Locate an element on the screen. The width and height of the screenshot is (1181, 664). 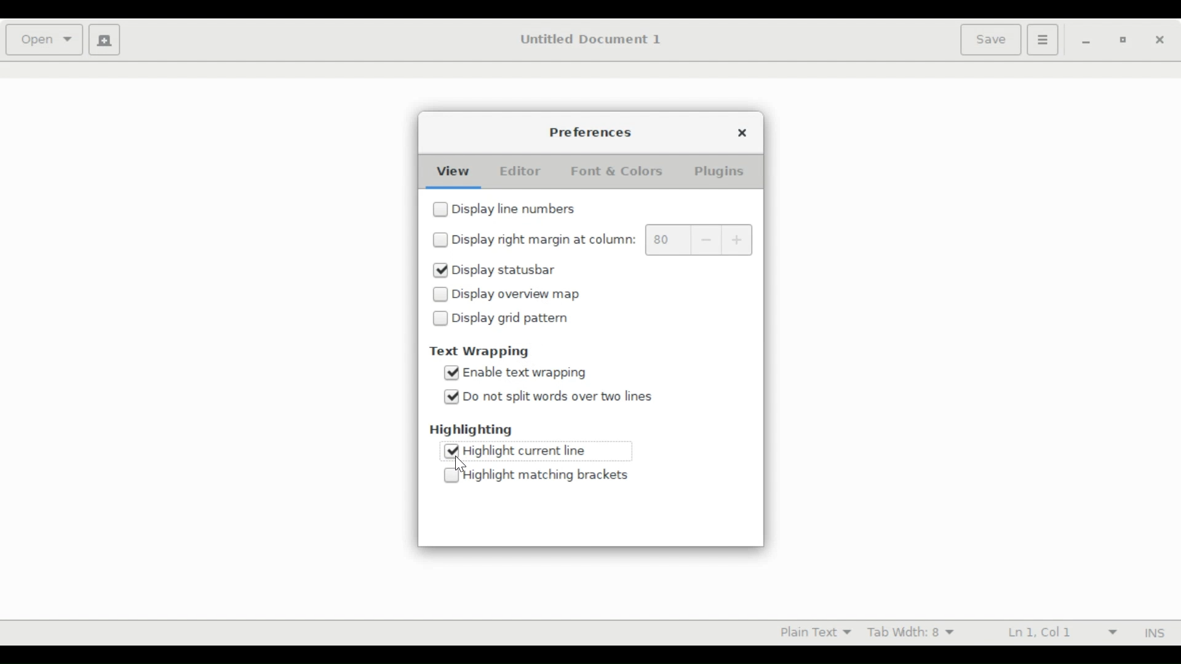
Highlighting is located at coordinates (471, 430).